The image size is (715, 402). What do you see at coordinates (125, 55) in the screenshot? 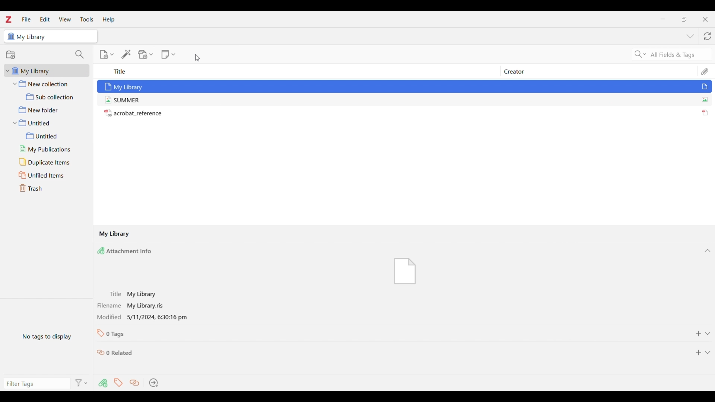
I see `Add item by identifer` at bounding box center [125, 55].